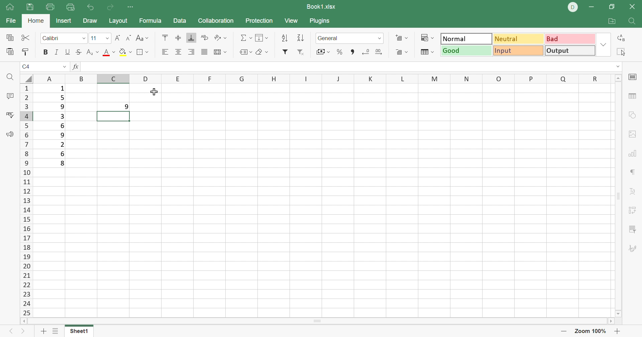  I want to click on Insert, so click(65, 21).